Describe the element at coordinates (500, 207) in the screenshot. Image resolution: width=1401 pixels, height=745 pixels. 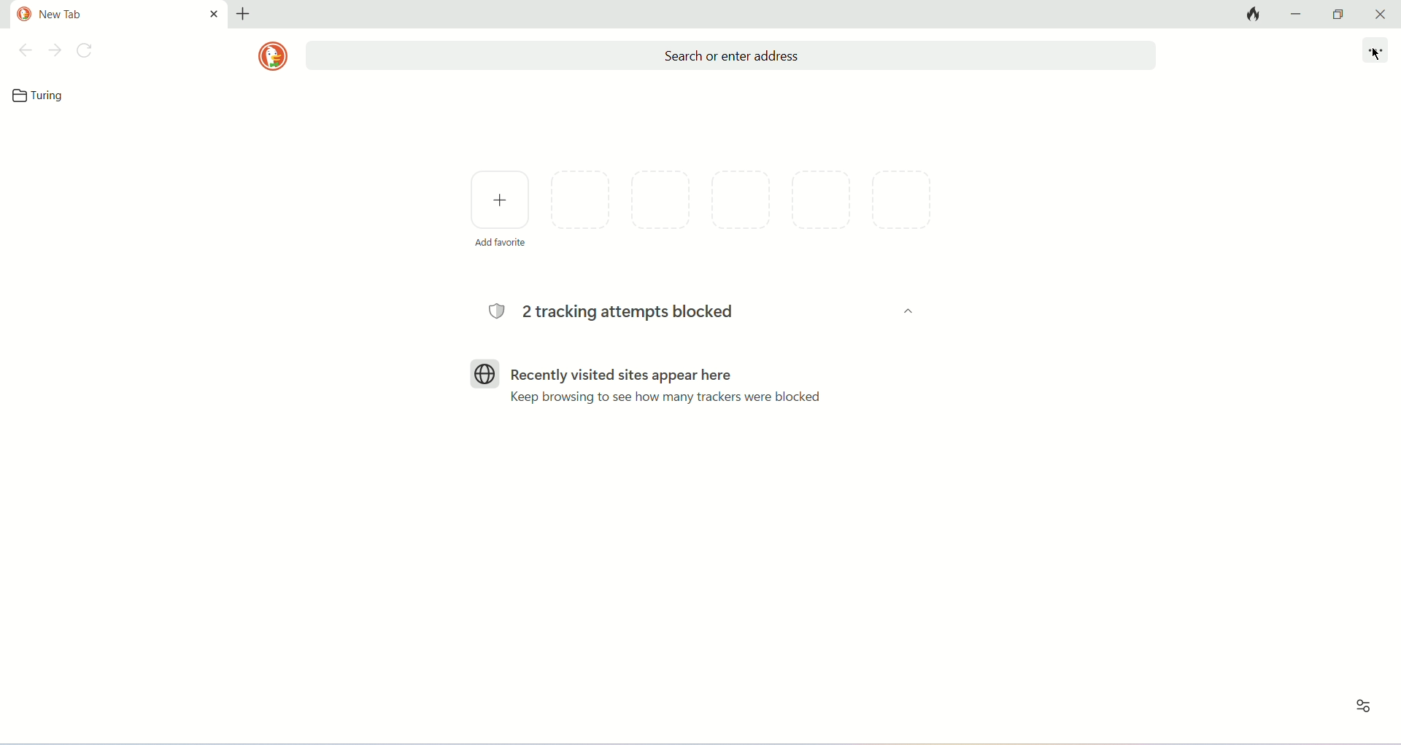
I see `add favorite` at that location.